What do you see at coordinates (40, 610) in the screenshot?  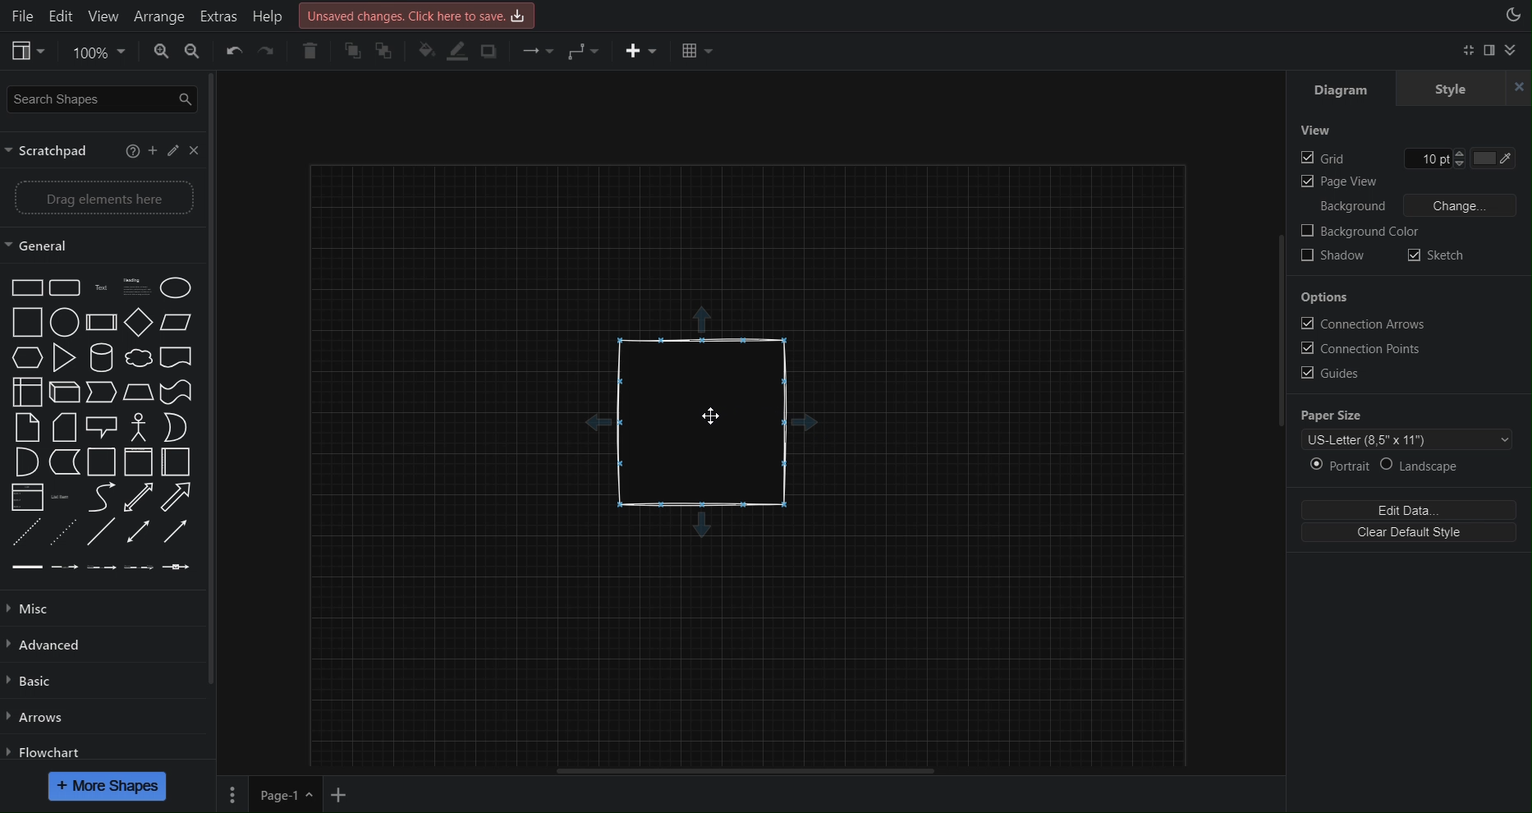 I see `Misc` at bounding box center [40, 610].